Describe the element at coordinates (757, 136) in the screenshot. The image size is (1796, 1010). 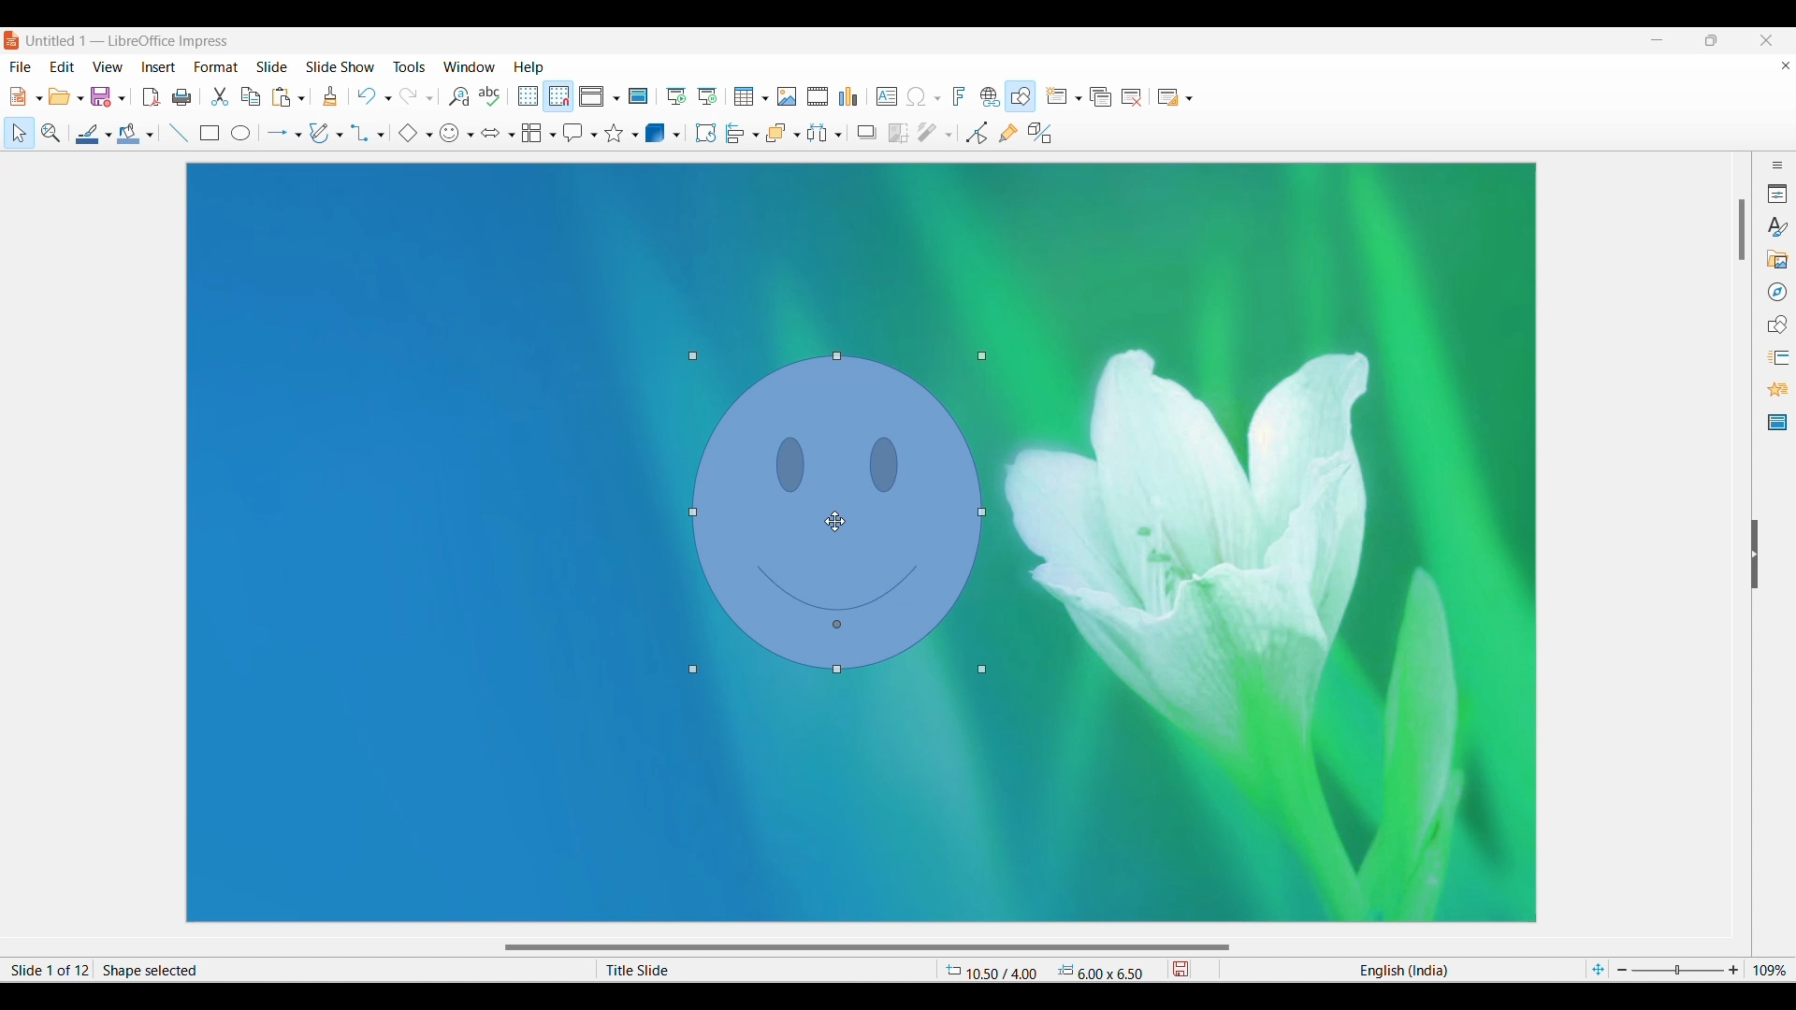
I see `Align options` at that location.